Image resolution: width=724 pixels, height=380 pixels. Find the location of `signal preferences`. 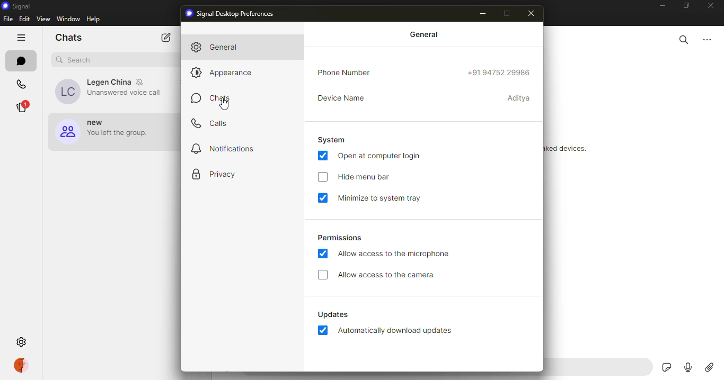

signal preferences is located at coordinates (232, 14).